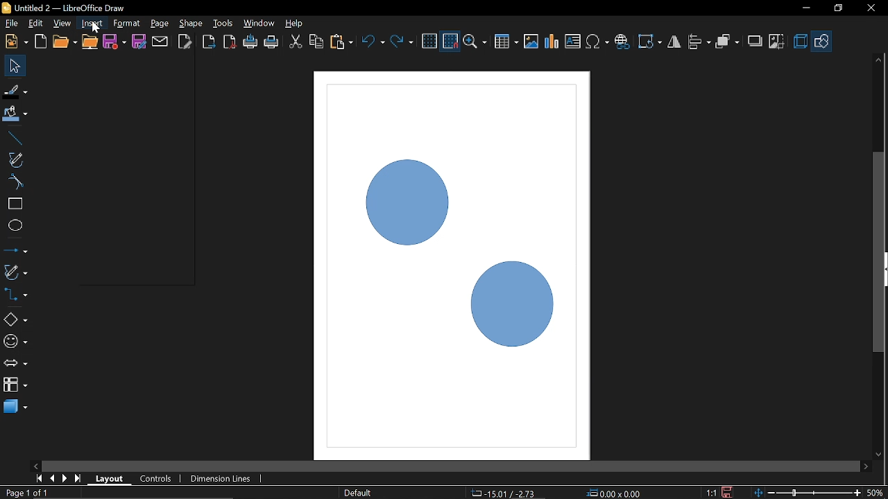 The height and width of the screenshot is (499, 888). I want to click on  arrow shapes, so click(15, 365).